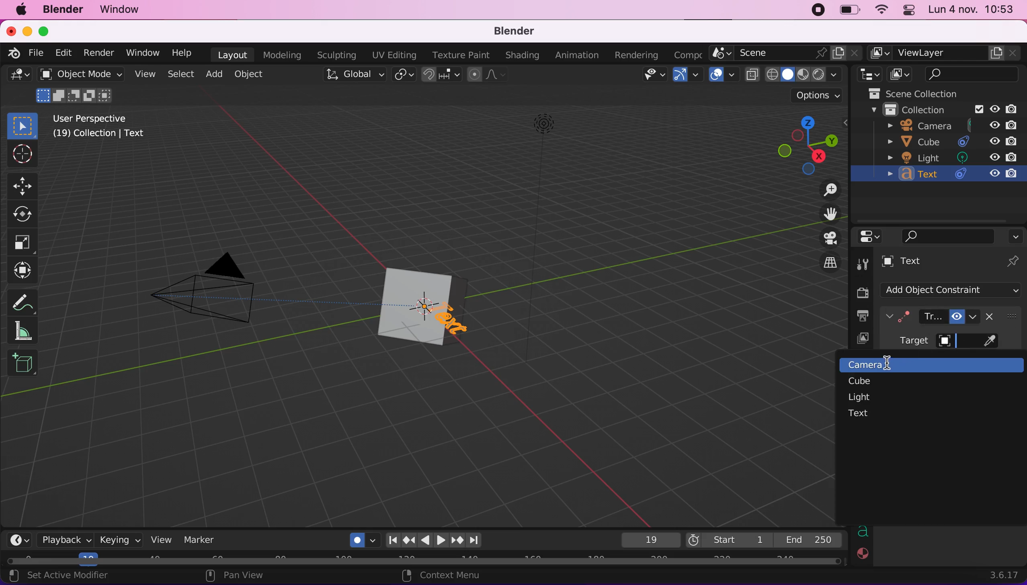 The height and width of the screenshot is (585, 1027). I want to click on start 1, so click(726, 540).